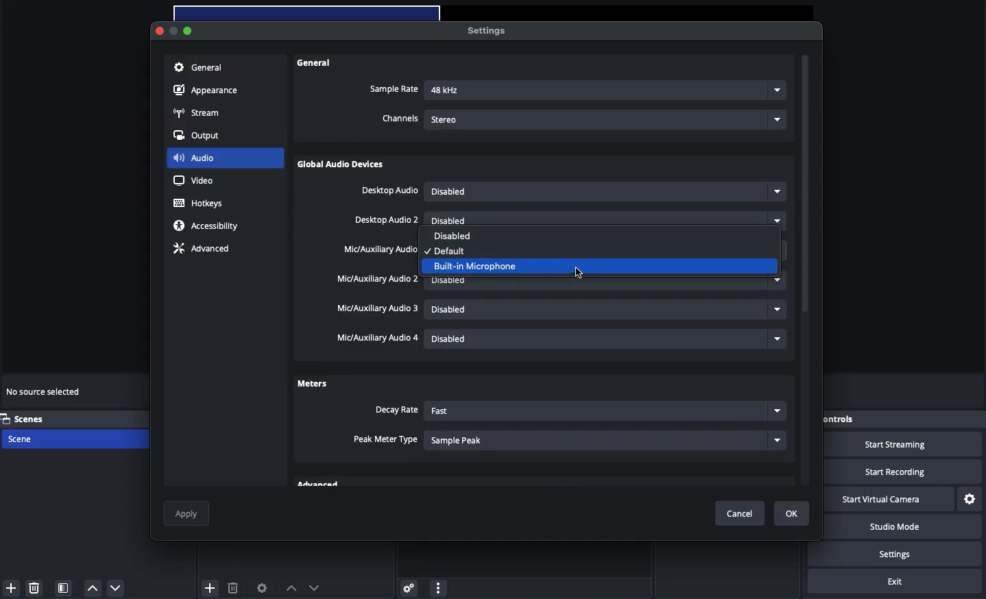 This screenshot has height=599, width=986. I want to click on Up, so click(91, 588).